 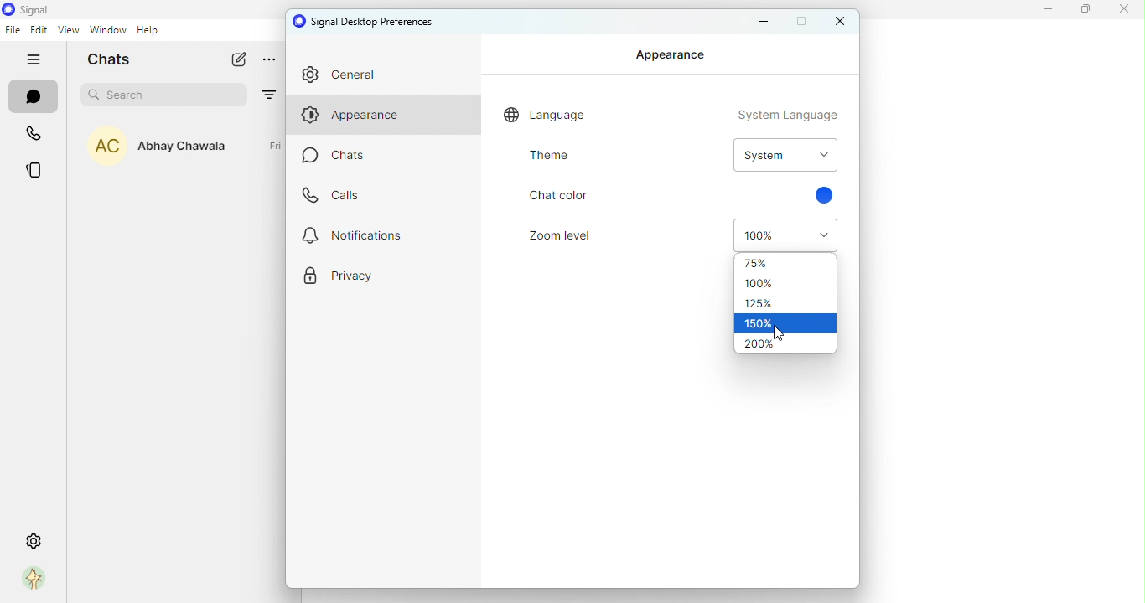 What do you see at coordinates (351, 157) in the screenshot?
I see `chats` at bounding box center [351, 157].